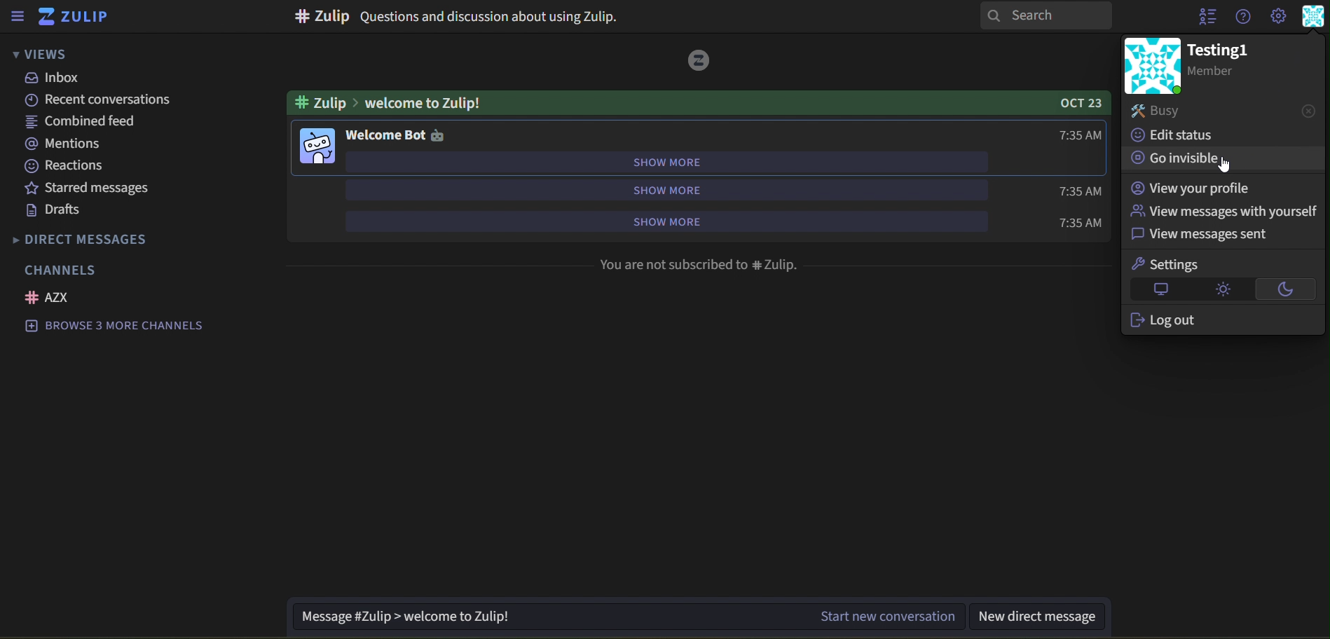 Image resolution: width=1330 pixels, height=639 pixels. I want to click on new direct message, so click(1046, 616).